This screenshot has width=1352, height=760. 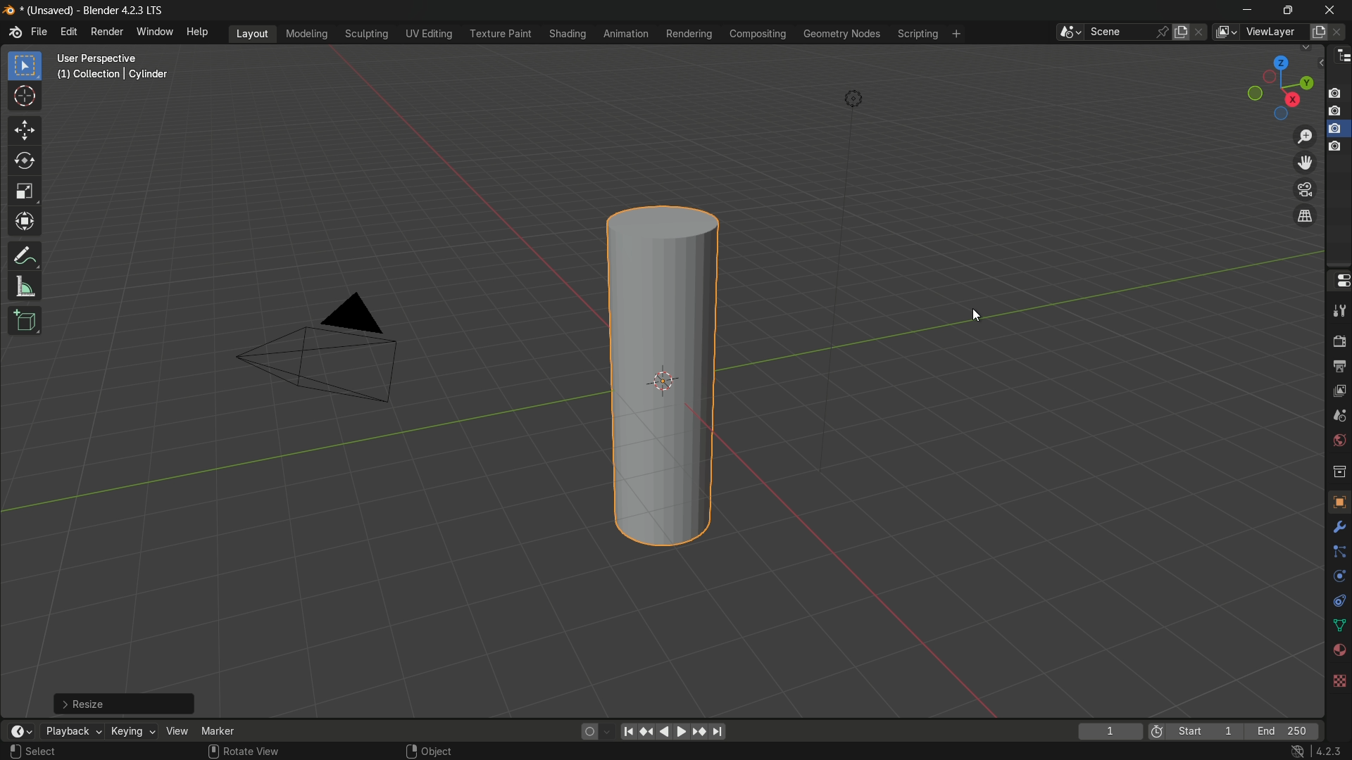 What do you see at coordinates (1305, 215) in the screenshot?
I see `switch current view` at bounding box center [1305, 215].